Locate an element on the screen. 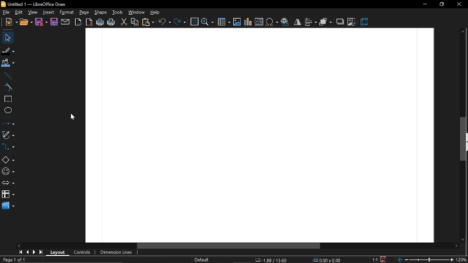 Image resolution: width=468 pixels, height=263 pixels. curves and polygons is located at coordinates (8, 135).